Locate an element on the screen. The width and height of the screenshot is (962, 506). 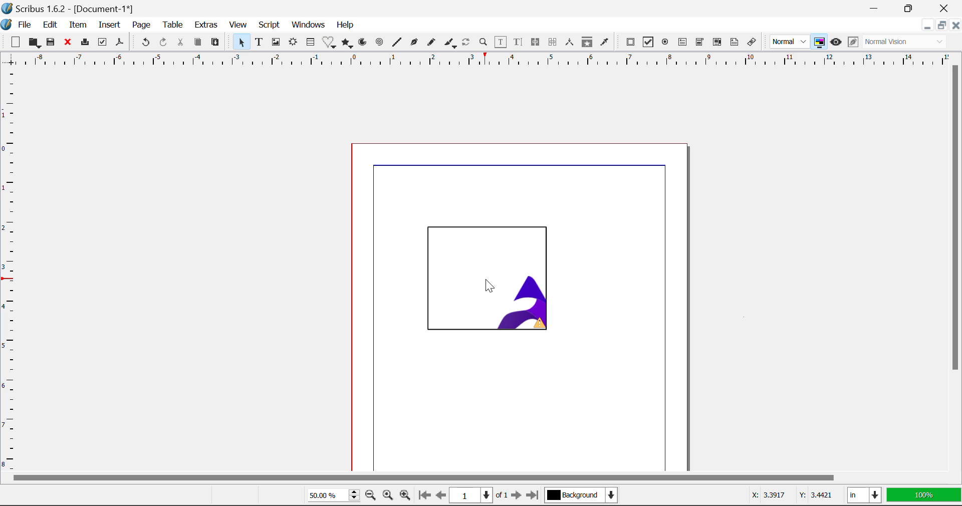
Search is located at coordinates (484, 43).